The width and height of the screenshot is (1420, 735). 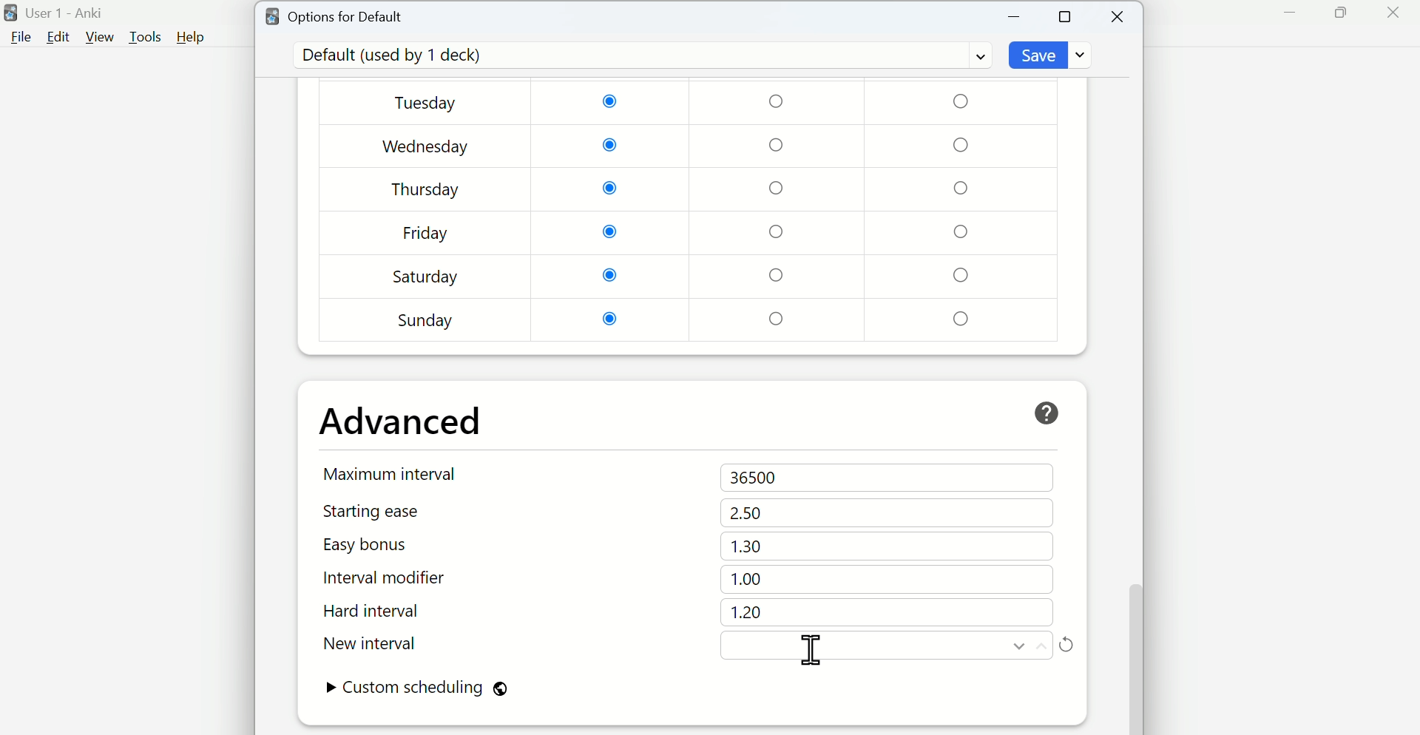 What do you see at coordinates (1047, 413) in the screenshot?
I see `help` at bounding box center [1047, 413].